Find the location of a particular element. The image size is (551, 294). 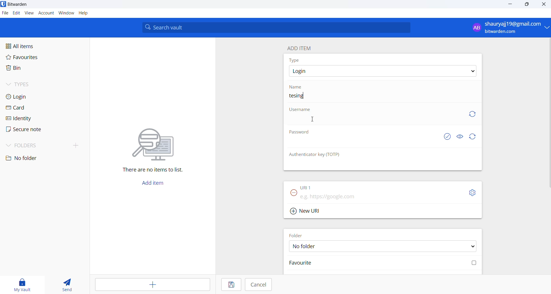

Authenticator key (TOTP) is located at coordinates (320, 155).